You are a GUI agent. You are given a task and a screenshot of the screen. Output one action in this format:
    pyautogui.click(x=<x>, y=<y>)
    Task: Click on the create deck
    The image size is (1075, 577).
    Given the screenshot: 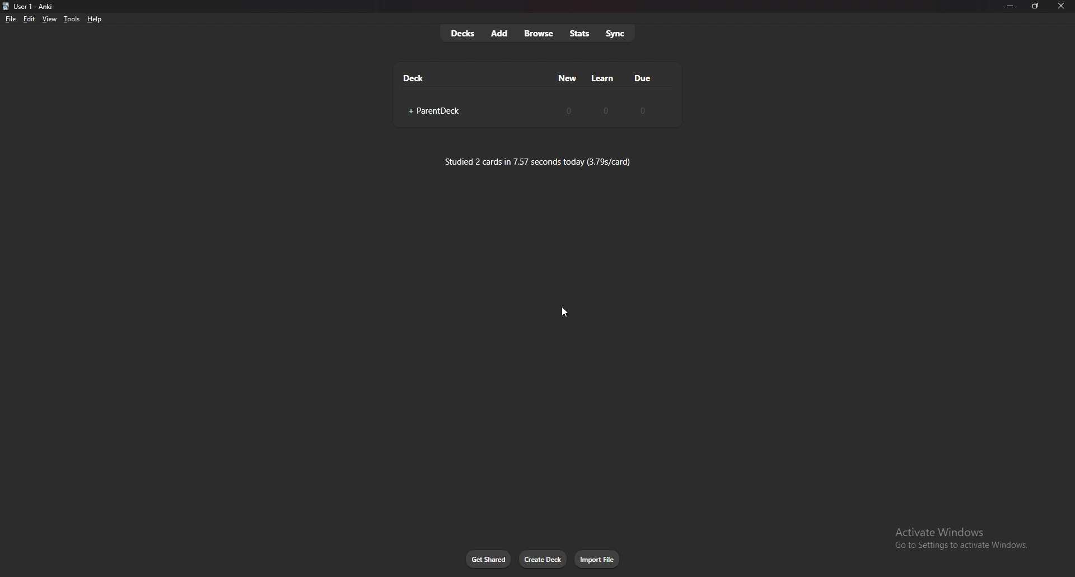 What is the action you would take?
    pyautogui.click(x=543, y=559)
    